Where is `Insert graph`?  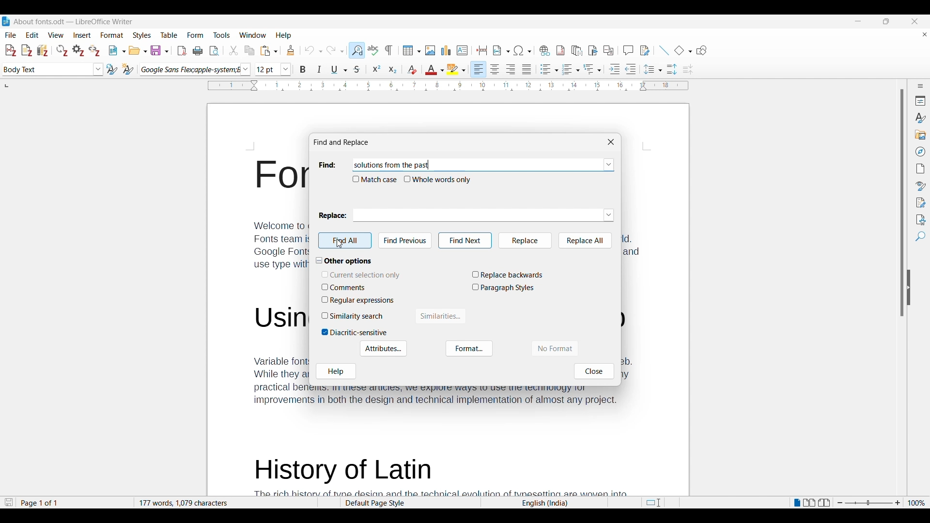
Insert graph is located at coordinates (446, 50).